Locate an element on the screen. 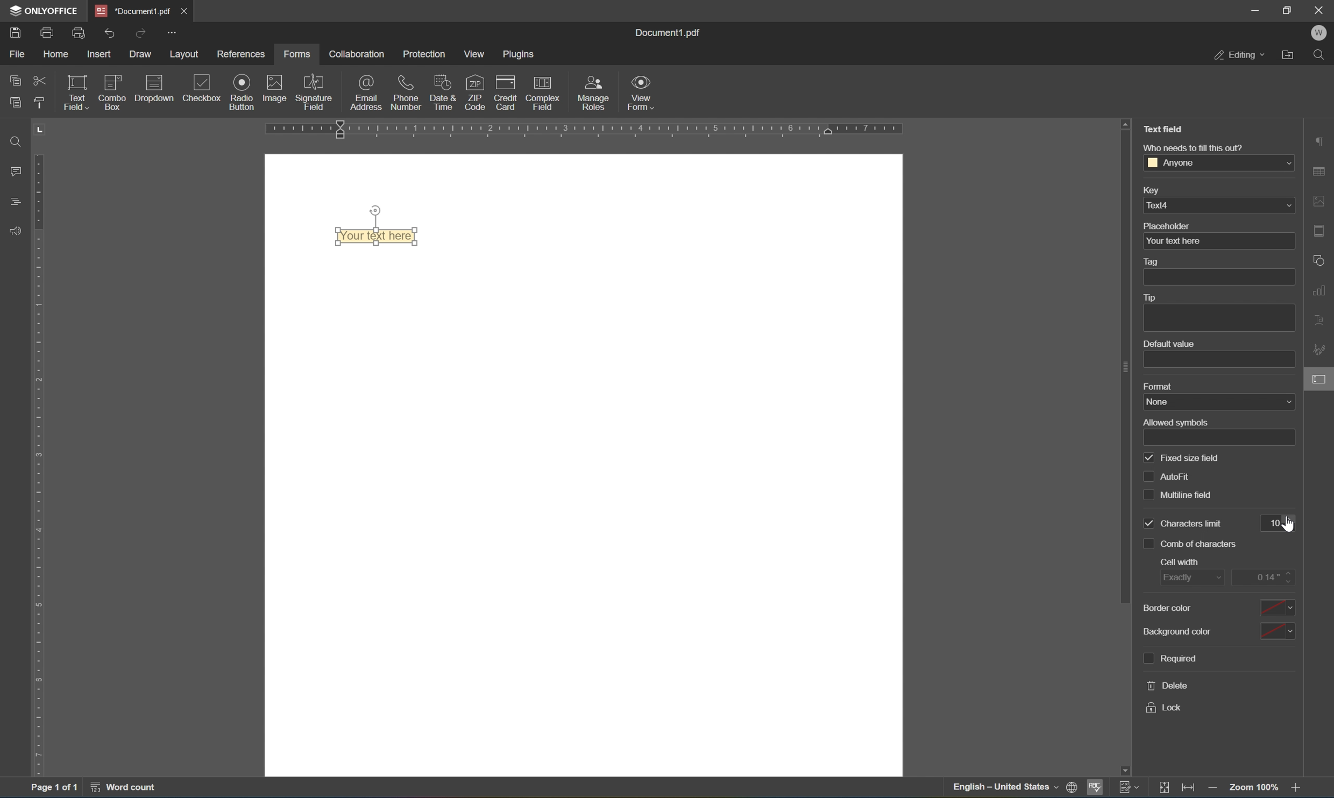 The image size is (1334, 798). chart settings is located at coordinates (1322, 291).